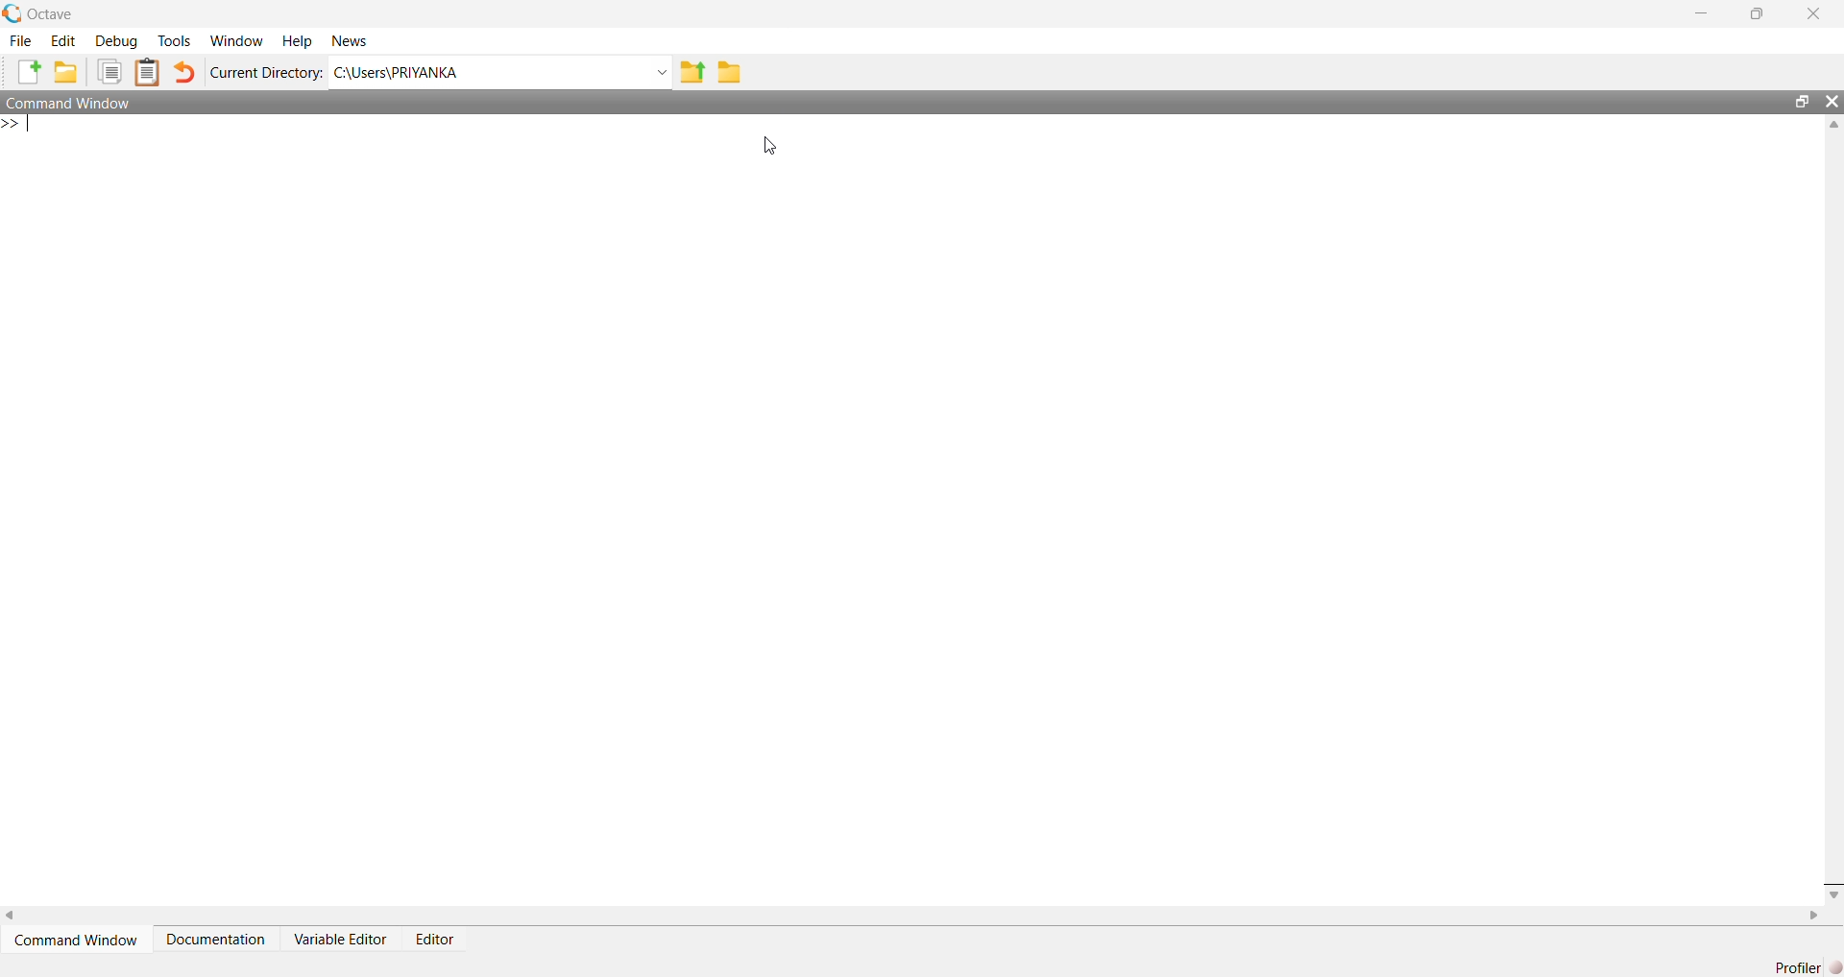 This screenshot has width=1844, height=977. What do you see at coordinates (27, 70) in the screenshot?
I see `Create a new file` at bounding box center [27, 70].